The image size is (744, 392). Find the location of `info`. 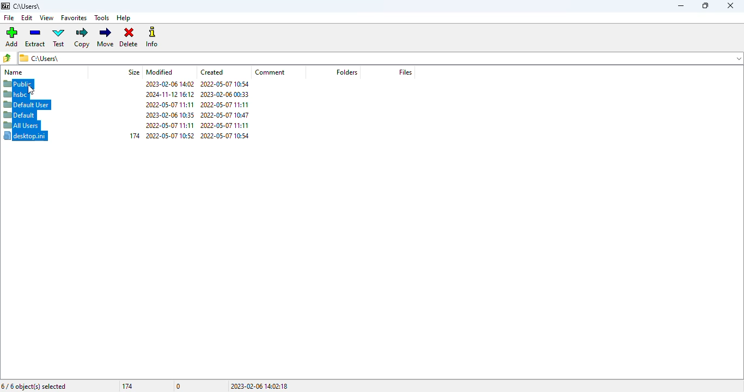

info is located at coordinates (153, 37).